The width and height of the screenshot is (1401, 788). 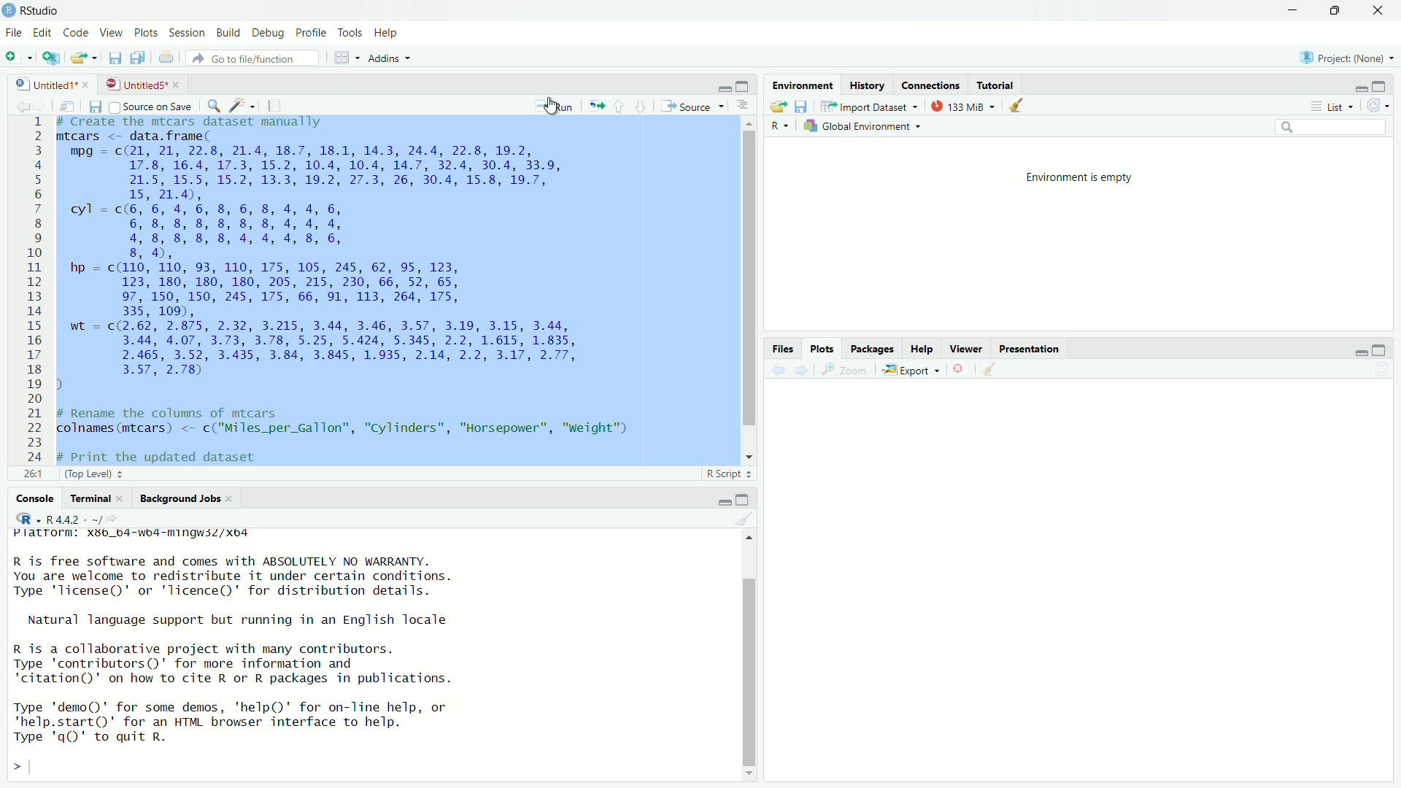 I want to click on Files, so click(x=782, y=347).